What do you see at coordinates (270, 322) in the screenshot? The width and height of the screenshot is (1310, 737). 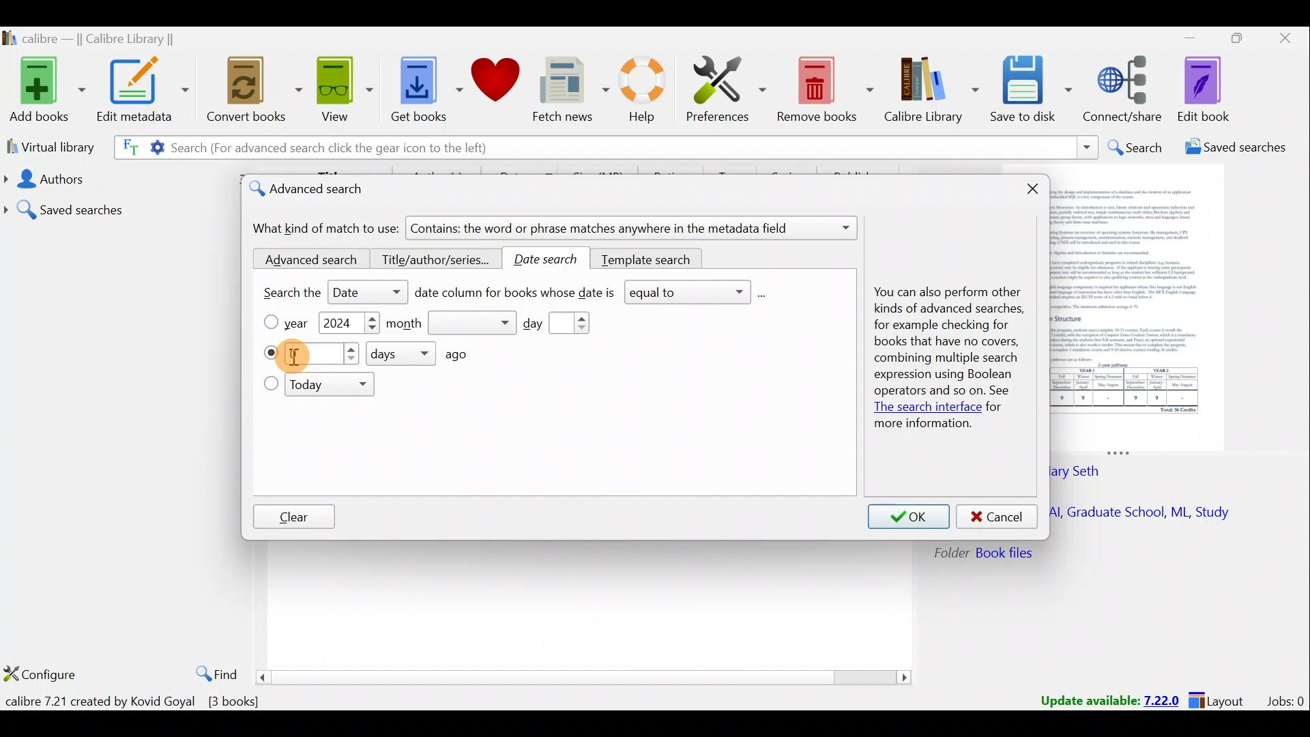 I see `Year checkbox` at bounding box center [270, 322].